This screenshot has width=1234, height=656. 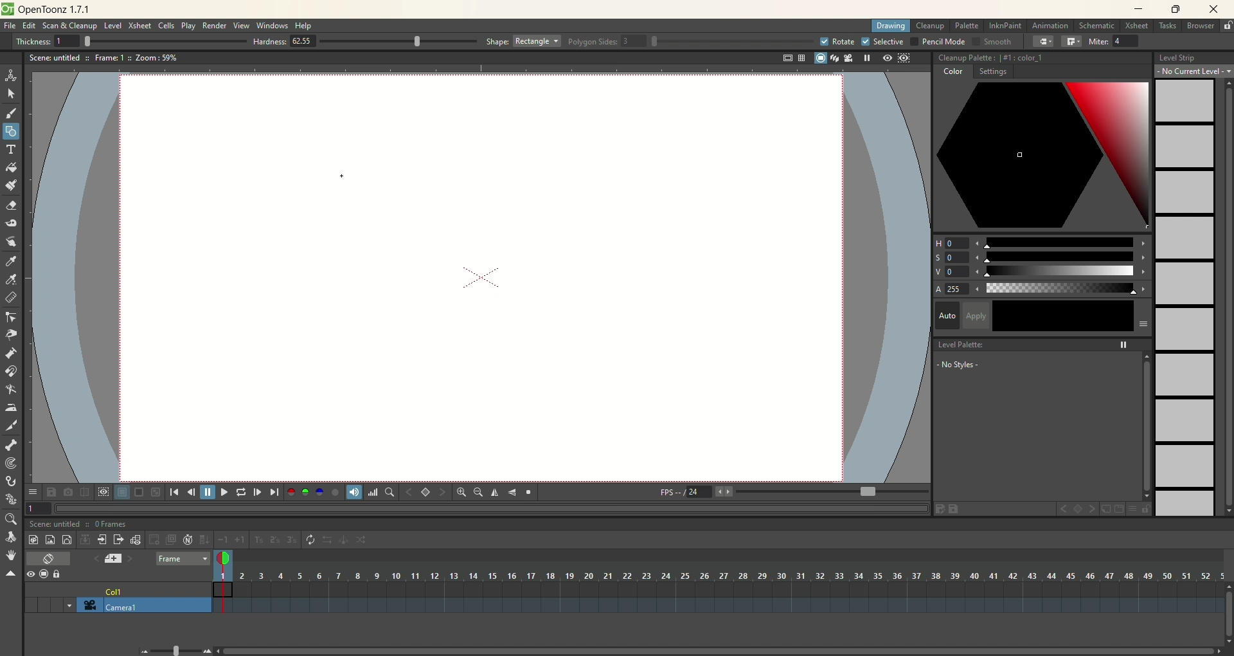 I want to click on new toonz raster level, so click(x=33, y=540).